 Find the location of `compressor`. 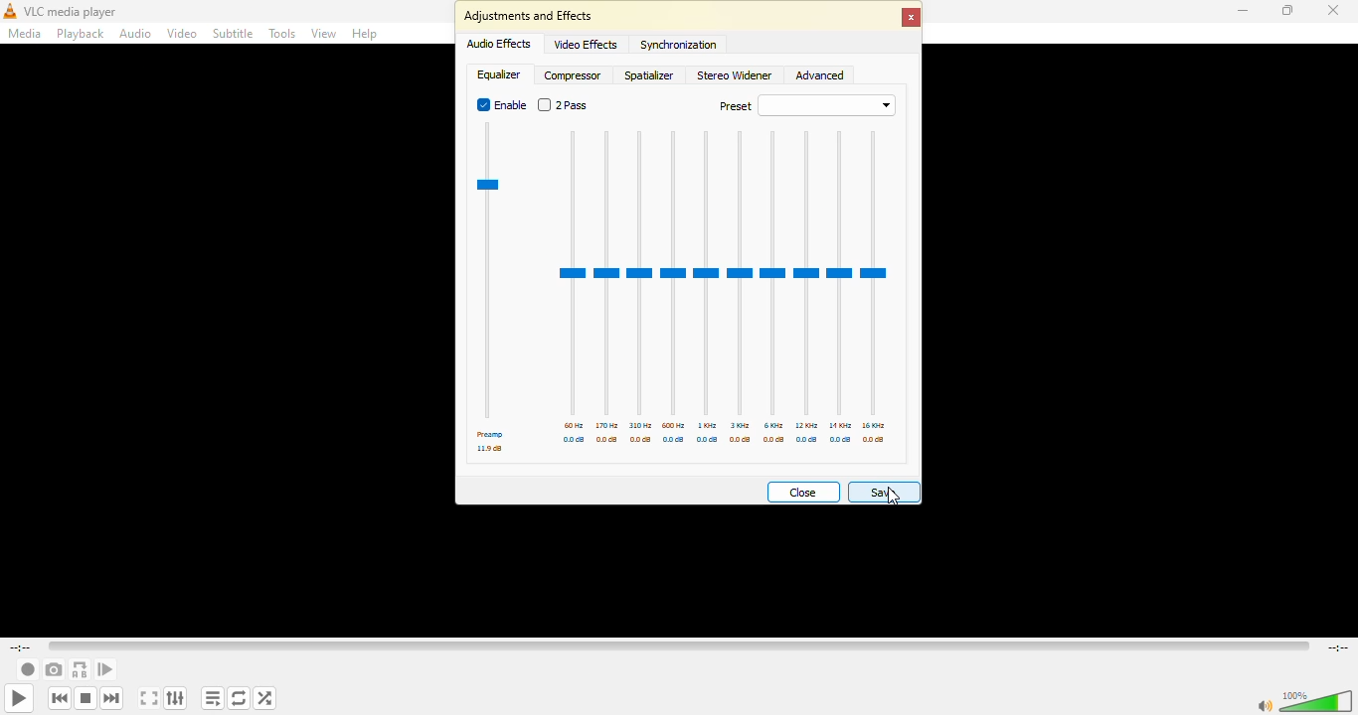

compressor is located at coordinates (575, 75).